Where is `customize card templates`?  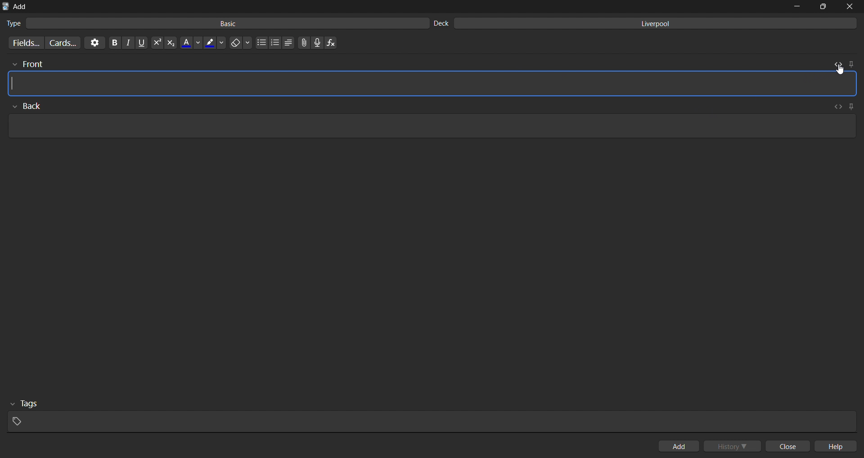 customize card templates is located at coordinates (63, 42).